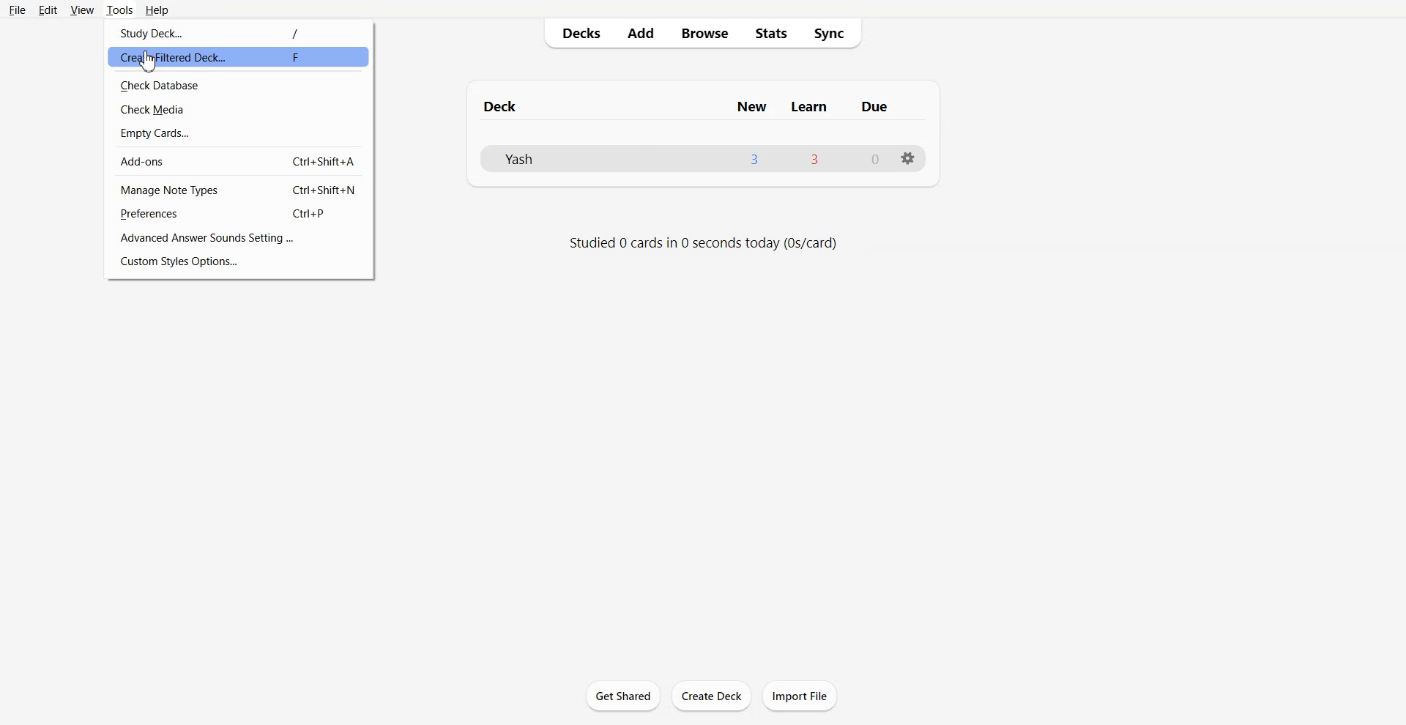  What do you see at coordinates (238, 57) in the screenshot?
I see `Create Filtered Deck` at bounding box center [238, 57].